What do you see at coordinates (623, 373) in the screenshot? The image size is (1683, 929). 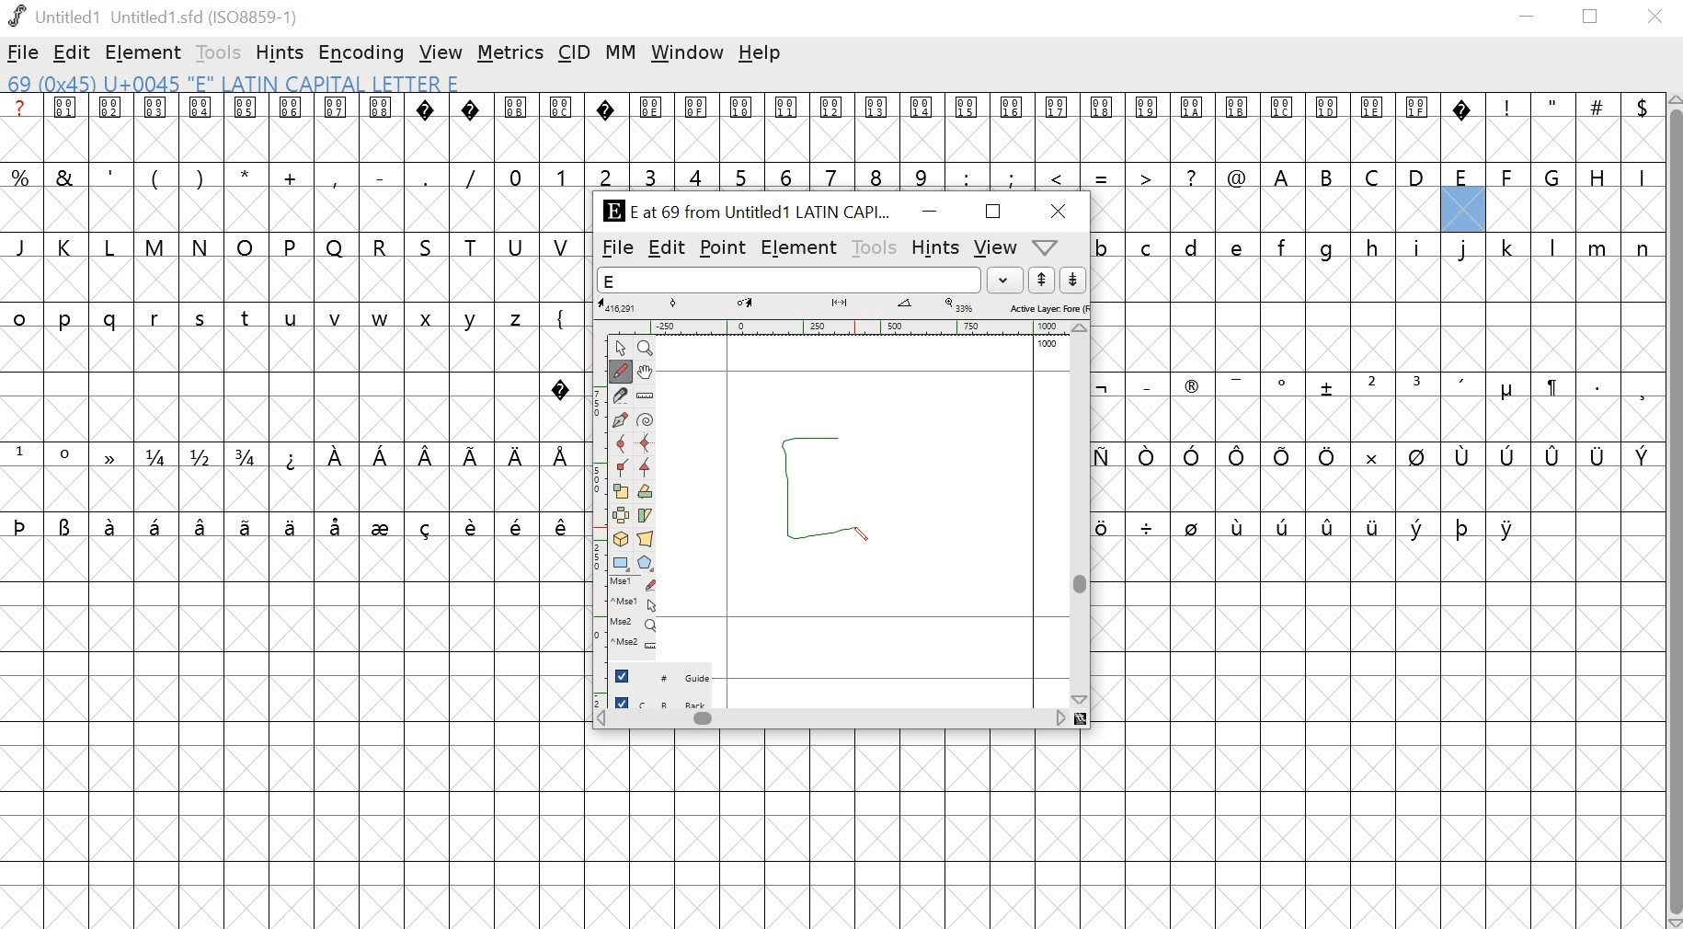 I see `Freehand` at bounding box center [623, 373].